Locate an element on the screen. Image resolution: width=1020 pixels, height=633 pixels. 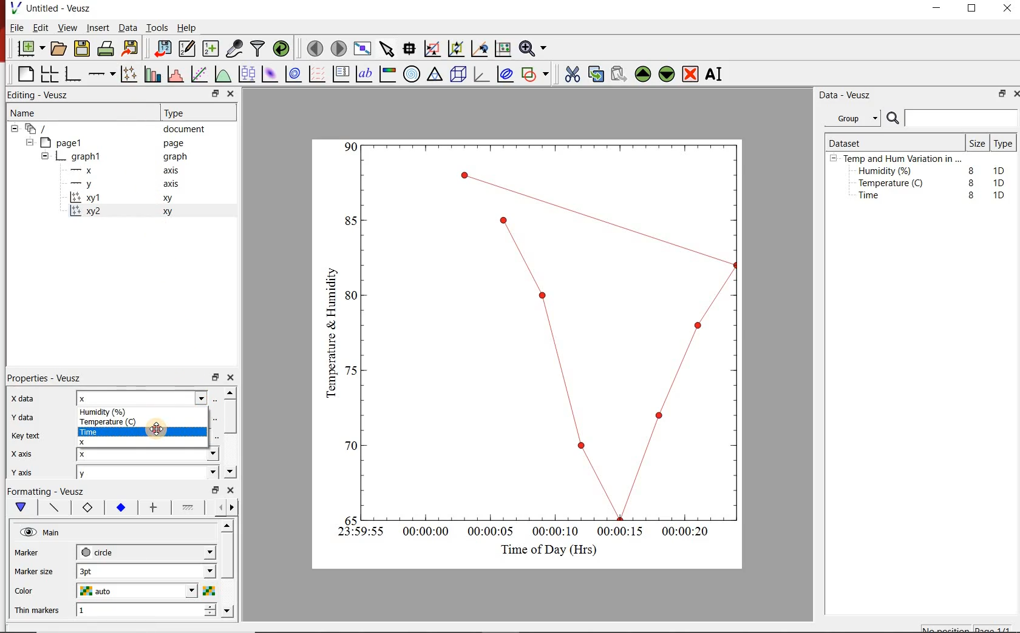
Thin Markers is located at coordinates (39, 611).